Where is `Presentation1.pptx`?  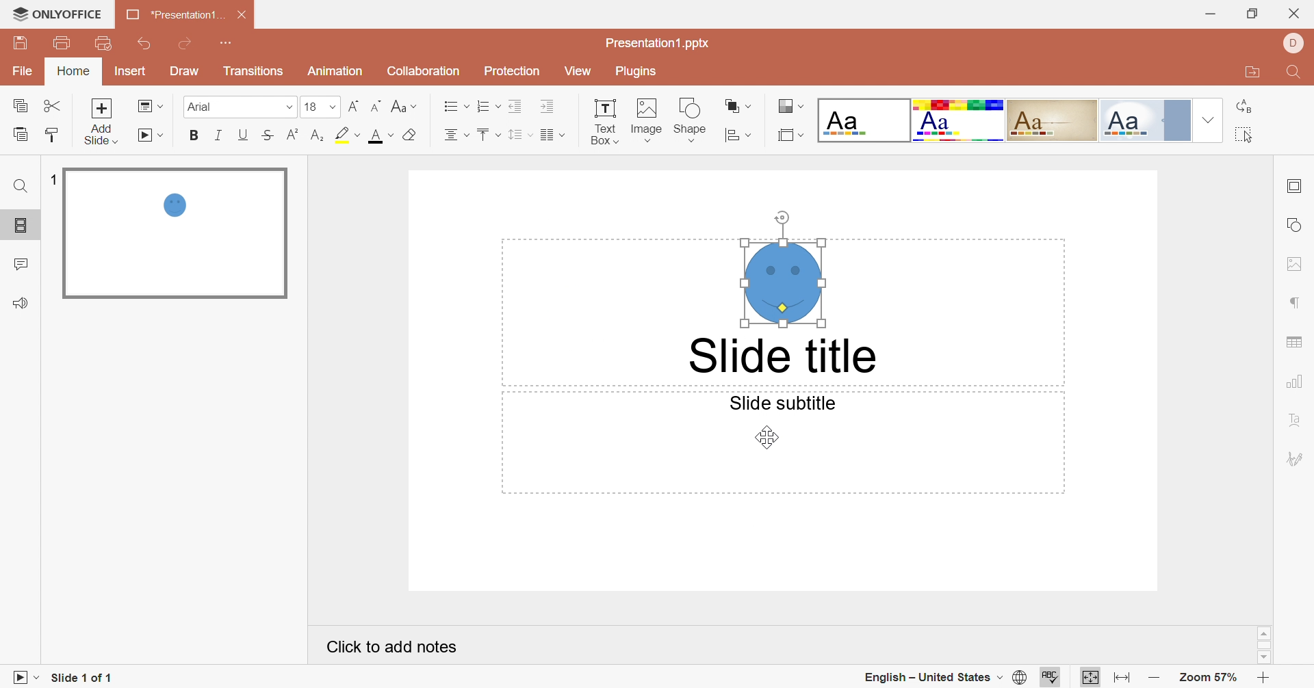
Presentation1.pptx is located at coordinates (660, 43).